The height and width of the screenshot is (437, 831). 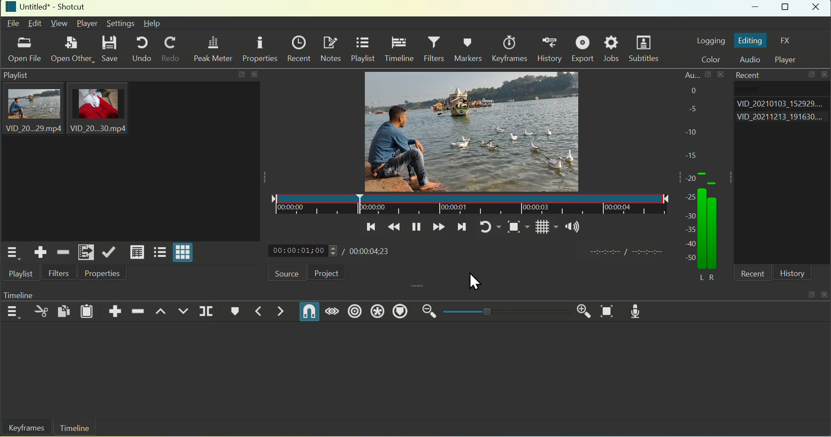 I want to click on Zoom out, so click(x=430, y=312).